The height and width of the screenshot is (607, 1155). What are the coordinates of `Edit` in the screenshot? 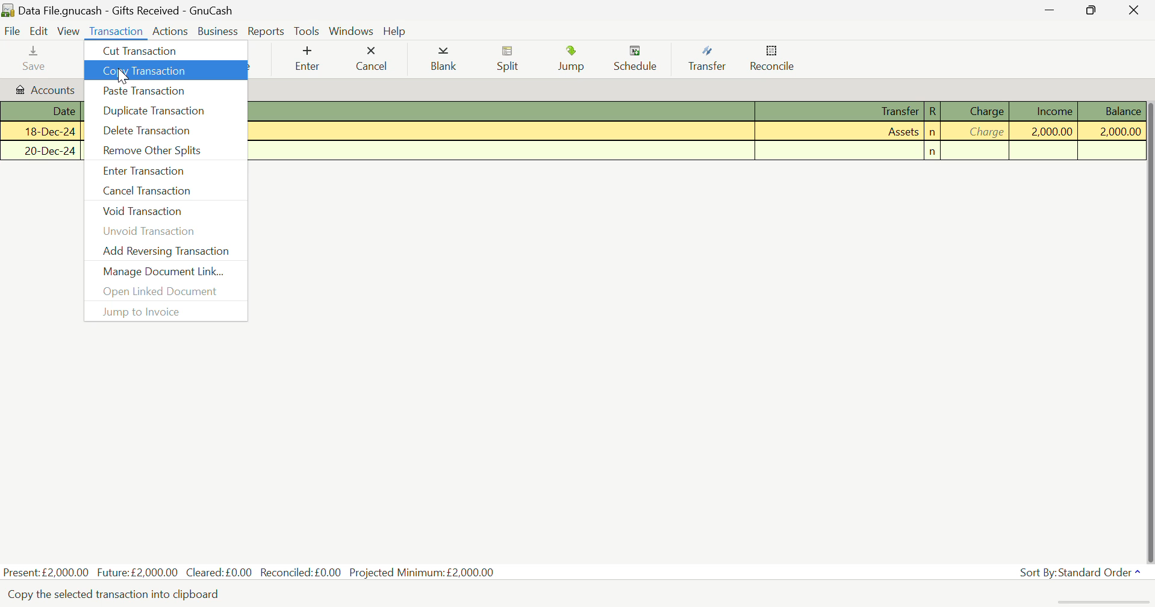 It's located at (41, 31).